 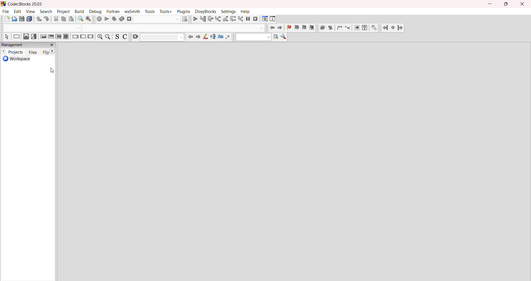 What do you see at coordinates (275, 37) in the screenshot?
I see `run search` at bounding box center [275, 37].